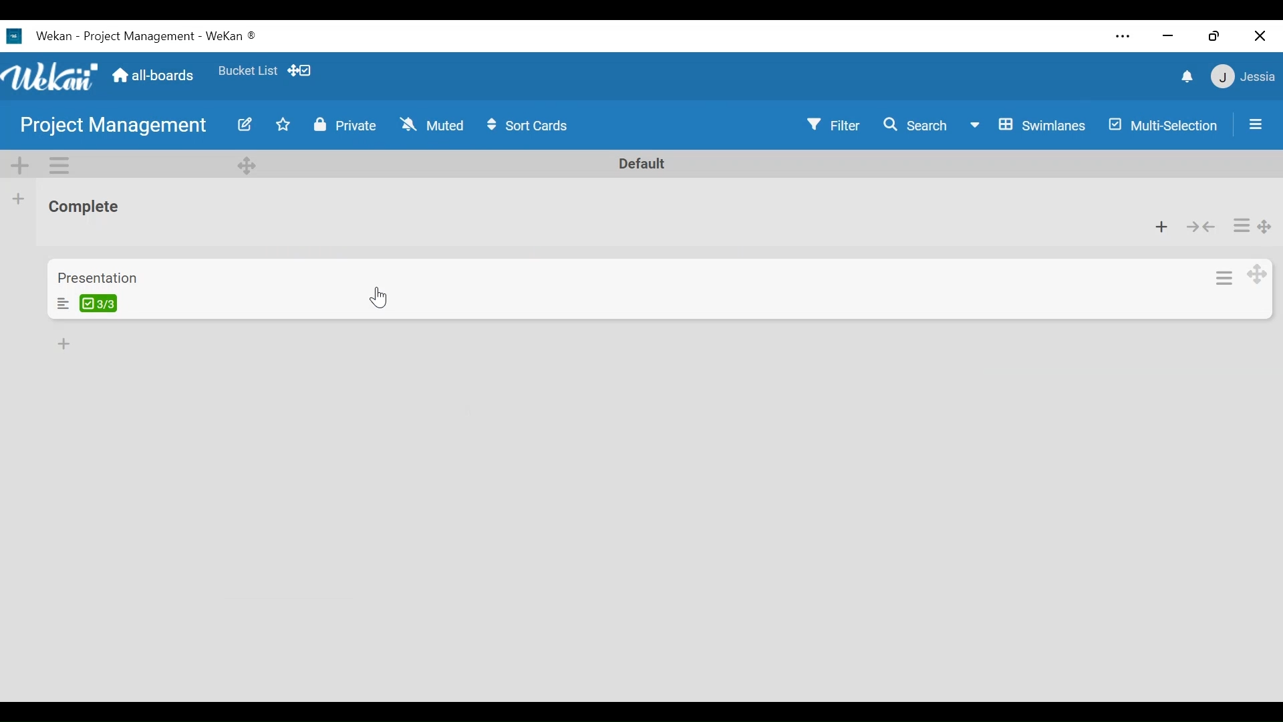 The width and height of the screenshot is (1283, 722). I want to click on Multi-Selection, so click(1164, 126).